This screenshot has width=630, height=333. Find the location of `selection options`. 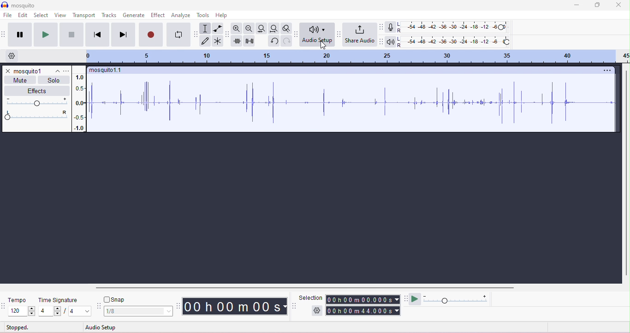

selection options is located at coordinates (317, 310).